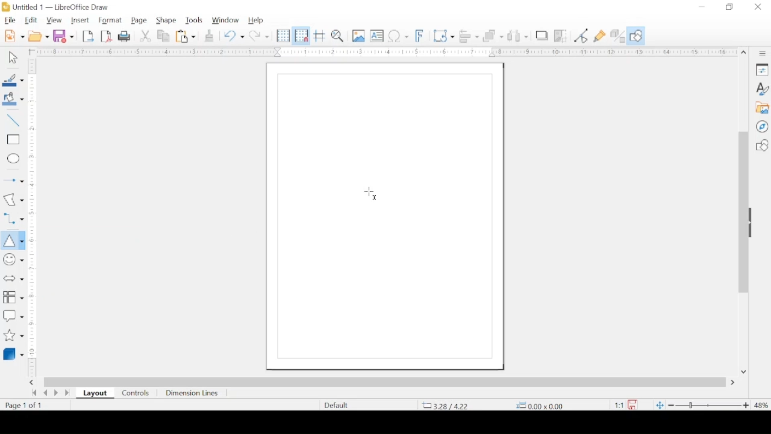  I want to click on zoom slider, so click(709, 405).